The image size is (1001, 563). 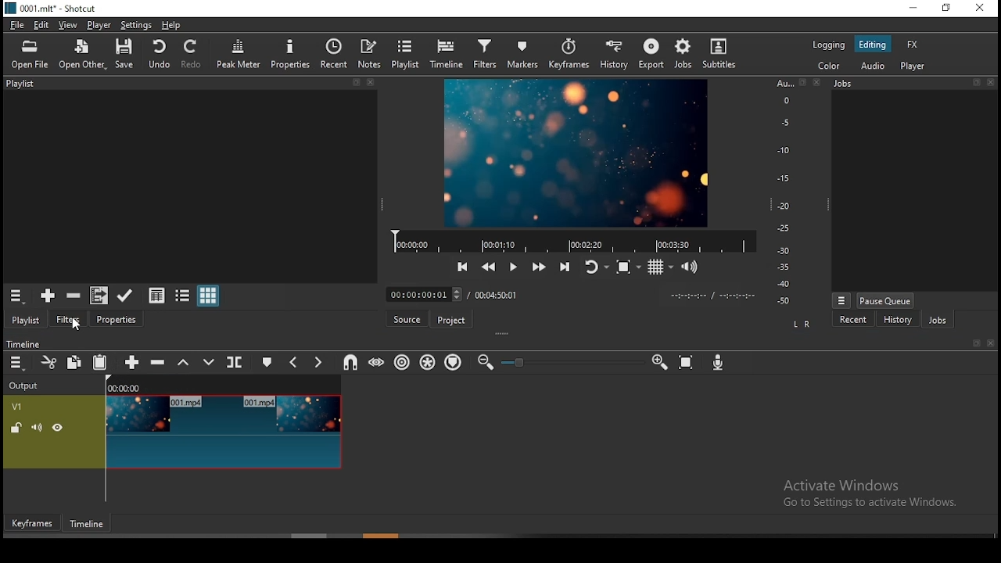 I want to click on zoom timeline In, so click(x=658, y=363).